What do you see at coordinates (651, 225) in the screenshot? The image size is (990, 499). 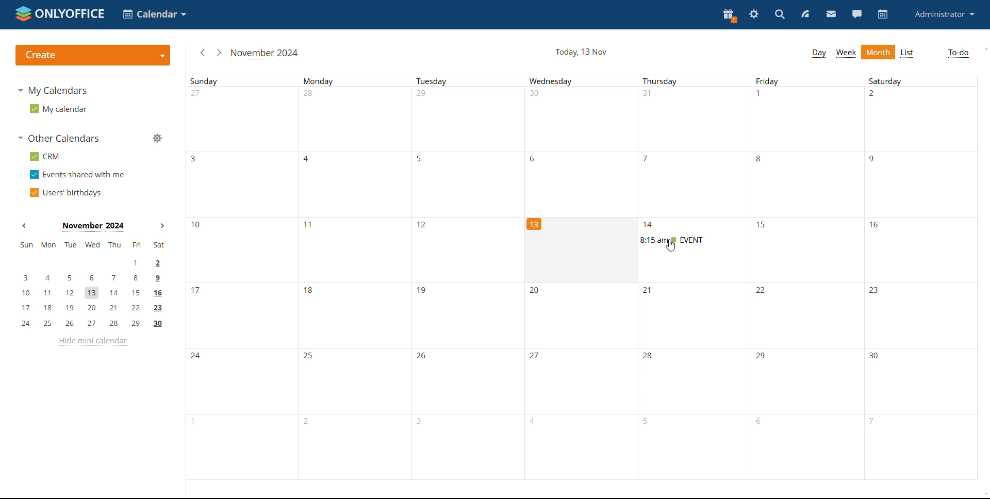 I see `14 november` at bounding box center [651, 225].